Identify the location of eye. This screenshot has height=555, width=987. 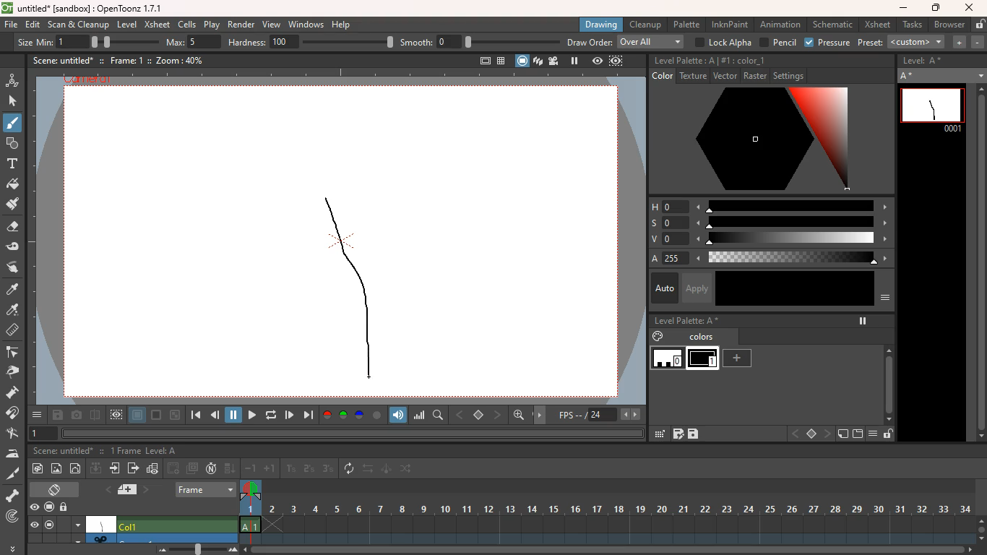
(35, 508).